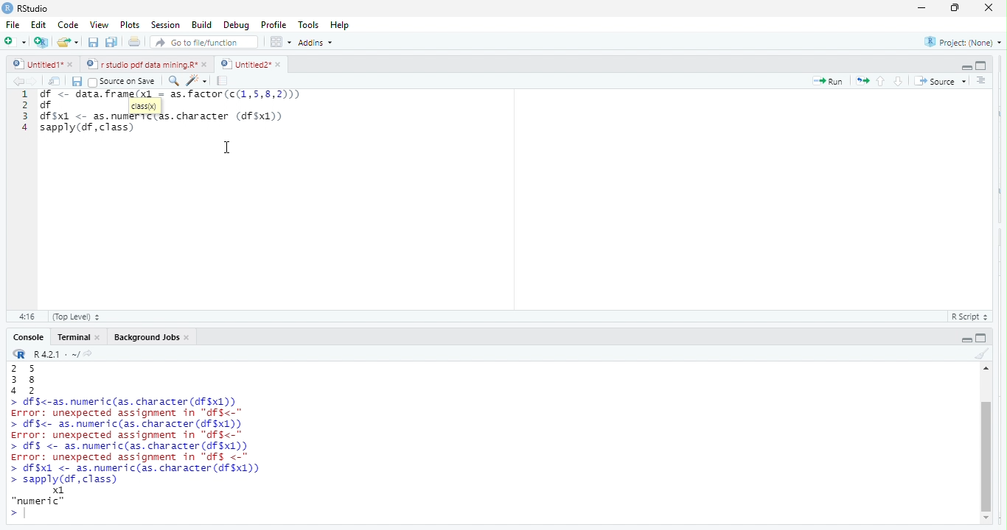  I want to click on Terminal, so click(74, 337).